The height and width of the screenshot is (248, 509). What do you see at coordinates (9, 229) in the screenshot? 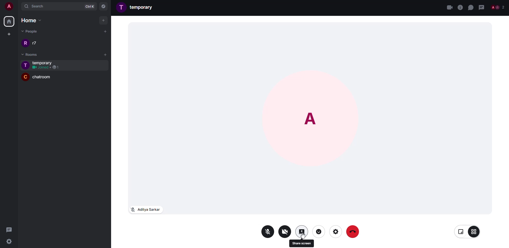
I see `threads` at bounding box center [9, 229].